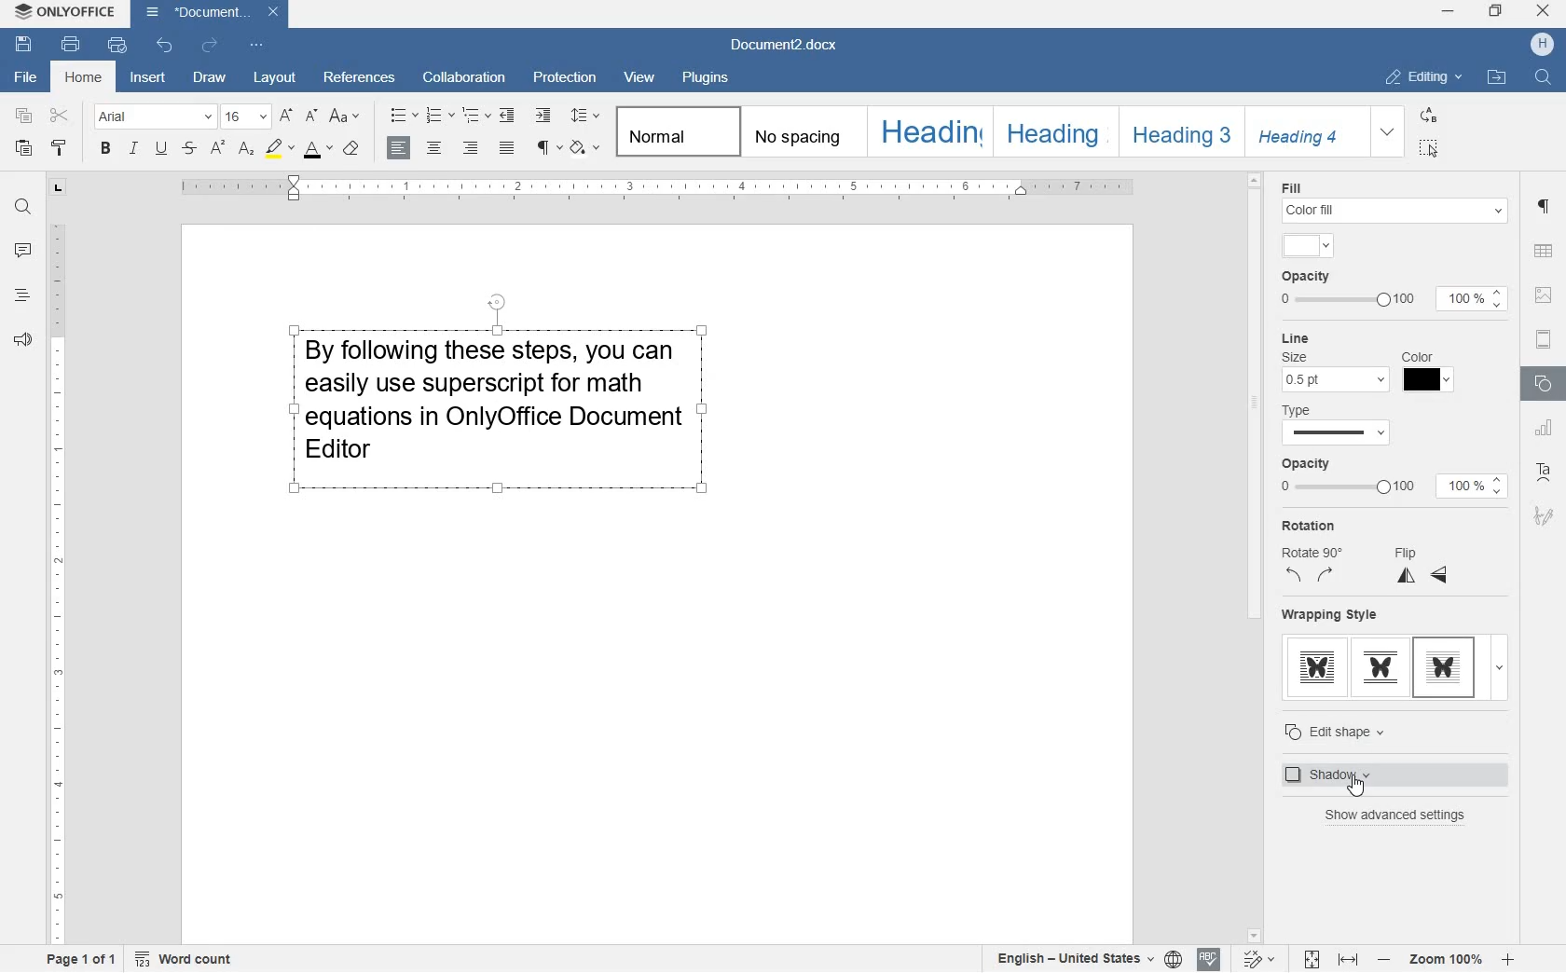  What do you see at coordinates (706, 81) in the screenshot?
I see `plugins` at bounding box center [706, 81].